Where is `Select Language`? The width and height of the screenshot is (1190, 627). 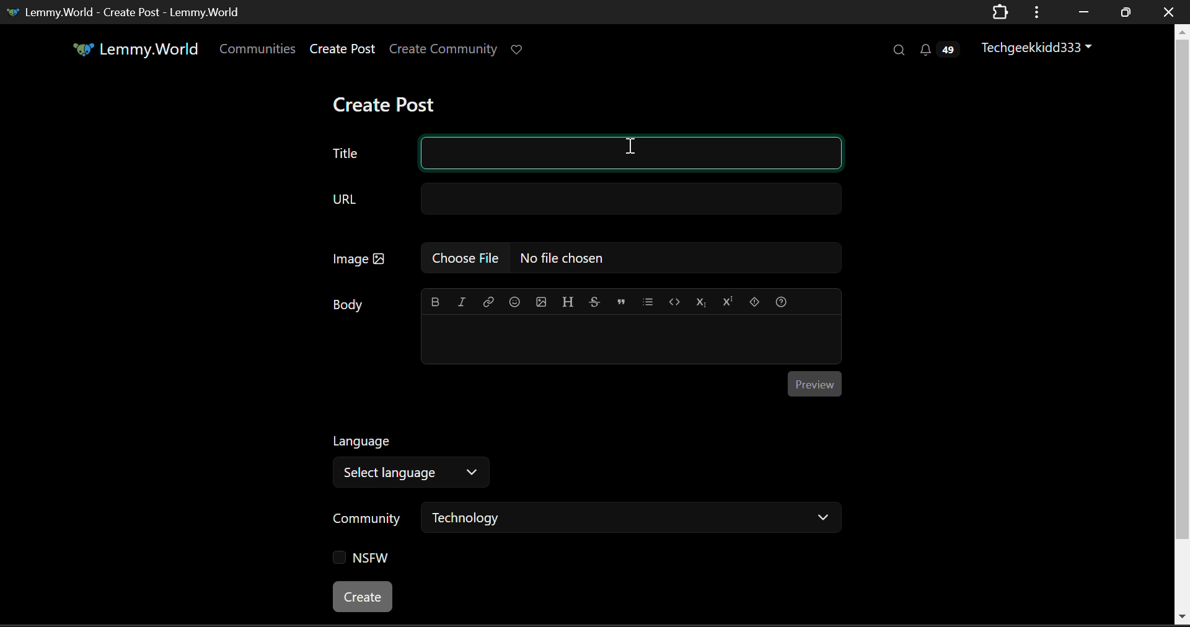 Select Language is located at coordinates (417, 457).